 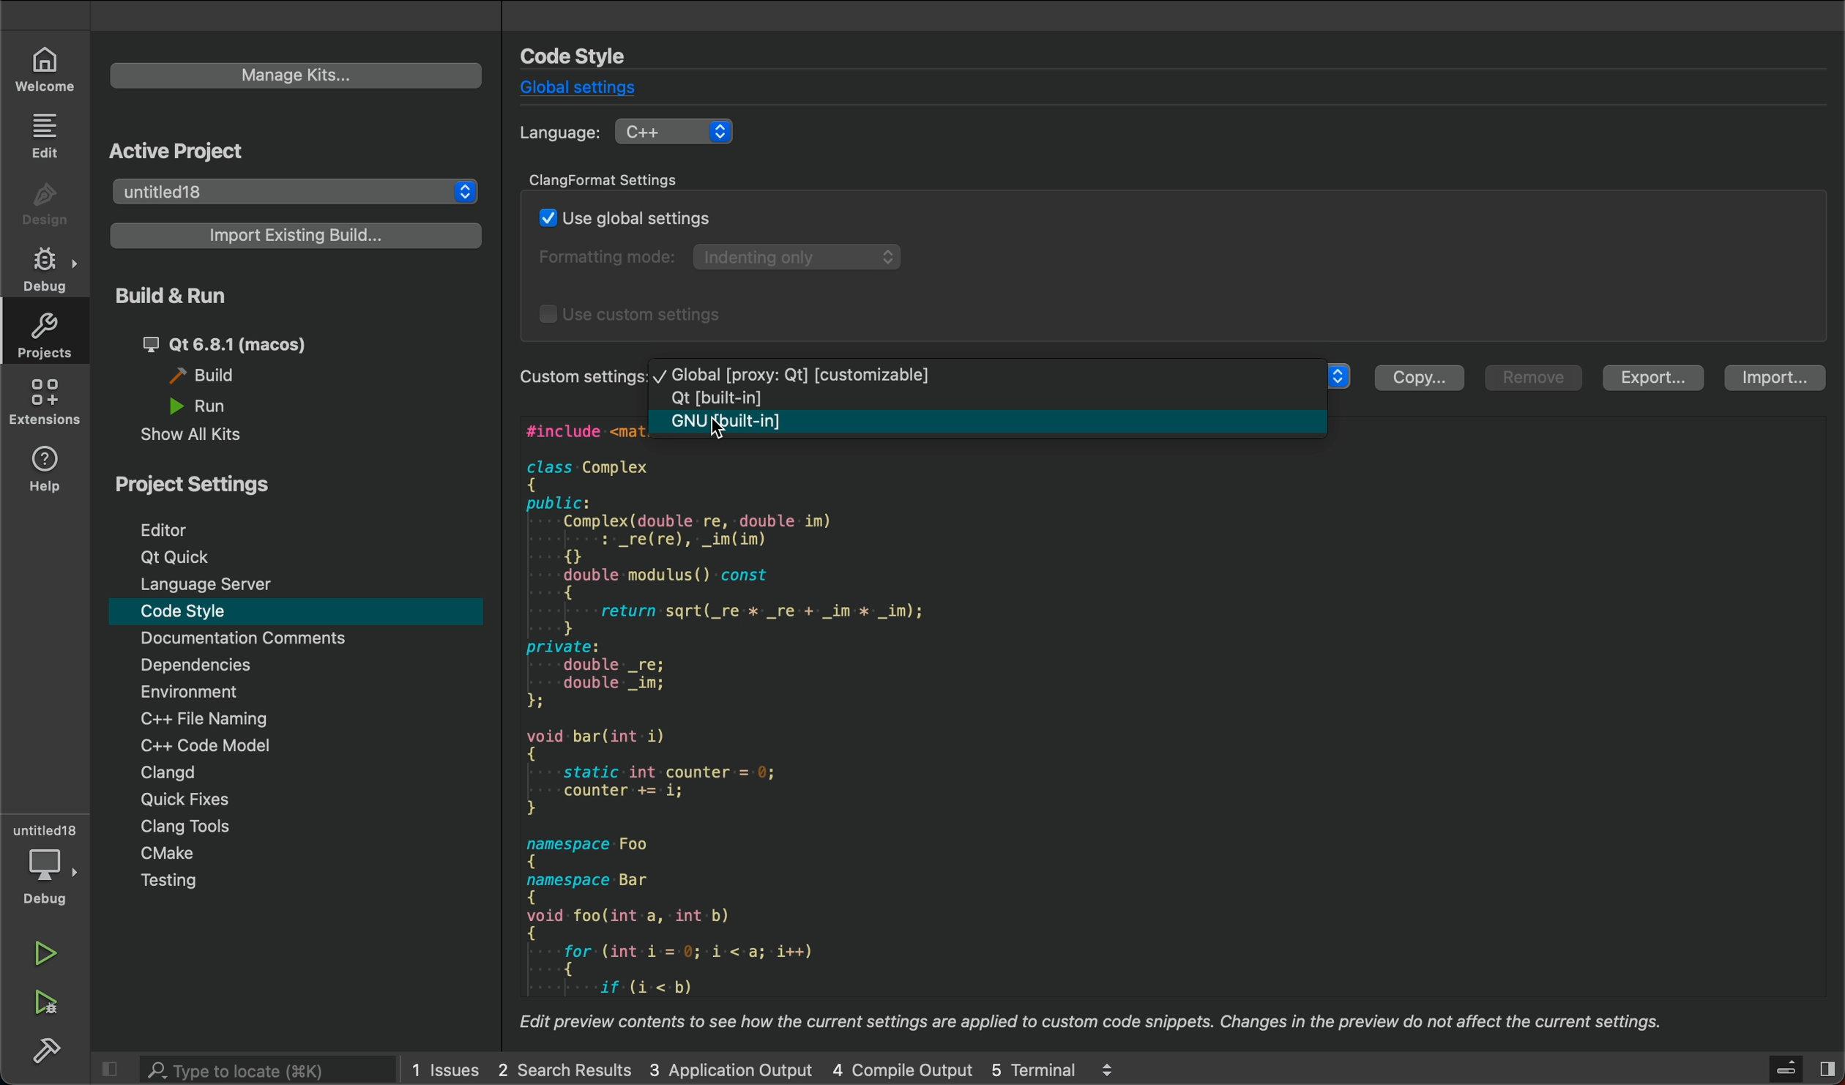 What do you see at coordinates (783, 723) in the screenshot?
I see `#include <math.h>
class Complex
{
public:
Complex(double re, double im)
: _re(re), _im(im)
{
double modulus() const
{
return sqrt(_re x _re + _im x _im);
}
private:
double _re;
double _im;
iH
void bar(int i)
{
static int counter = 0;
counter += i;
}
namespace Foo
{
namespace Bar
{
void foo(int a, int b)
{
for: (int i-=-0;-i-<-a; i++)
{
if: (i:-<:b)` at bounding box center [783, 723].